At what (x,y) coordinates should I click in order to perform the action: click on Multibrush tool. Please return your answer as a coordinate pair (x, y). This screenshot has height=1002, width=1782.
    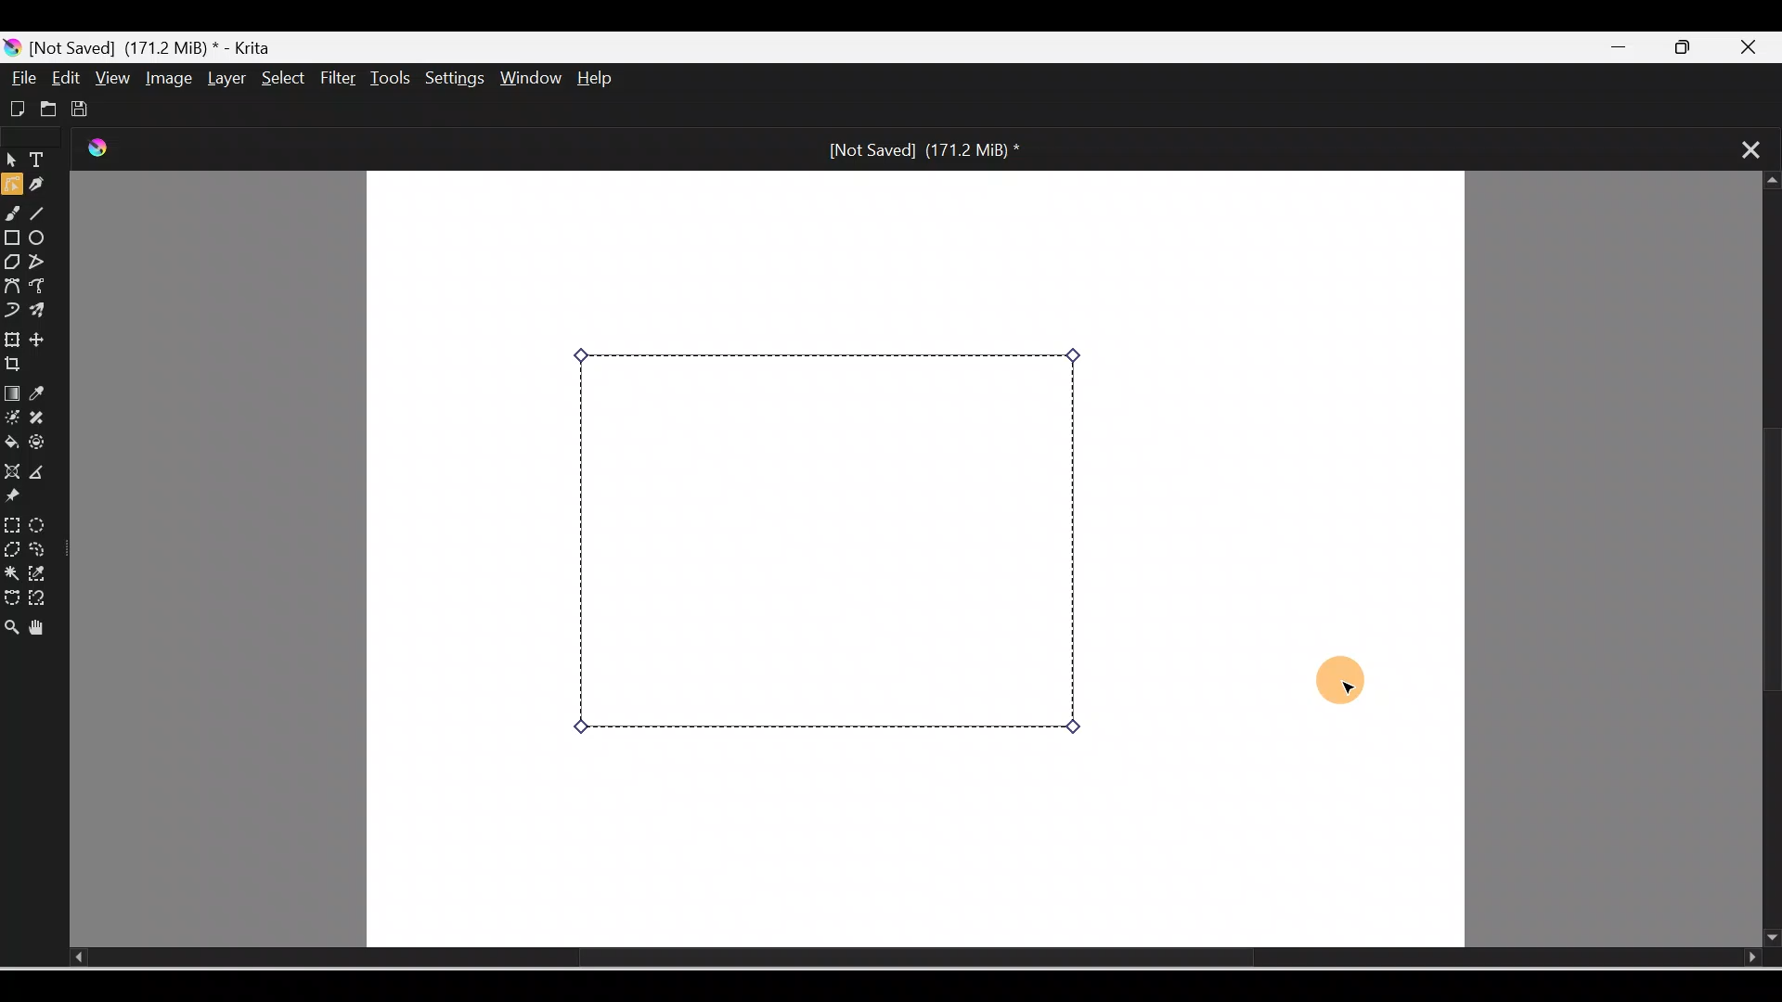
    Looking at the image, I should click on (41, 313).